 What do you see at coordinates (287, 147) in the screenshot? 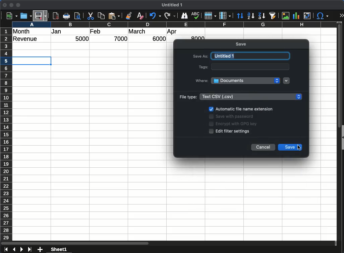
I see `Save` at bounding box center [287, 147].